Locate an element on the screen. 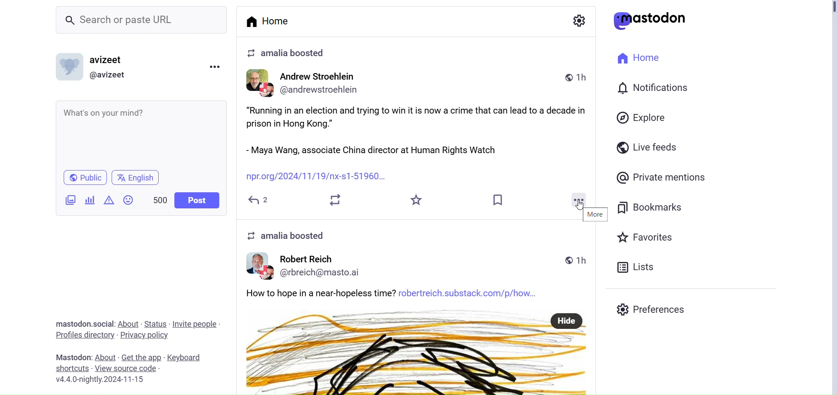 The height and width of the screenshot is (395, 837). Explore is located at coordinates (641, 117).